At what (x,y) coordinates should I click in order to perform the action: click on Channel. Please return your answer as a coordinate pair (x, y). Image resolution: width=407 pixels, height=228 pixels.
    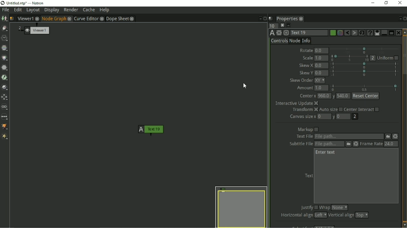
    Looking at the image, I should click on (5, 48).